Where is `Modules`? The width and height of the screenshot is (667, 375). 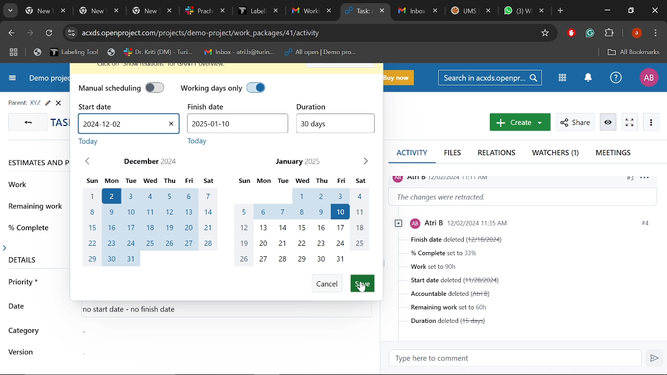
Modules is located at coordinates (563, 79).